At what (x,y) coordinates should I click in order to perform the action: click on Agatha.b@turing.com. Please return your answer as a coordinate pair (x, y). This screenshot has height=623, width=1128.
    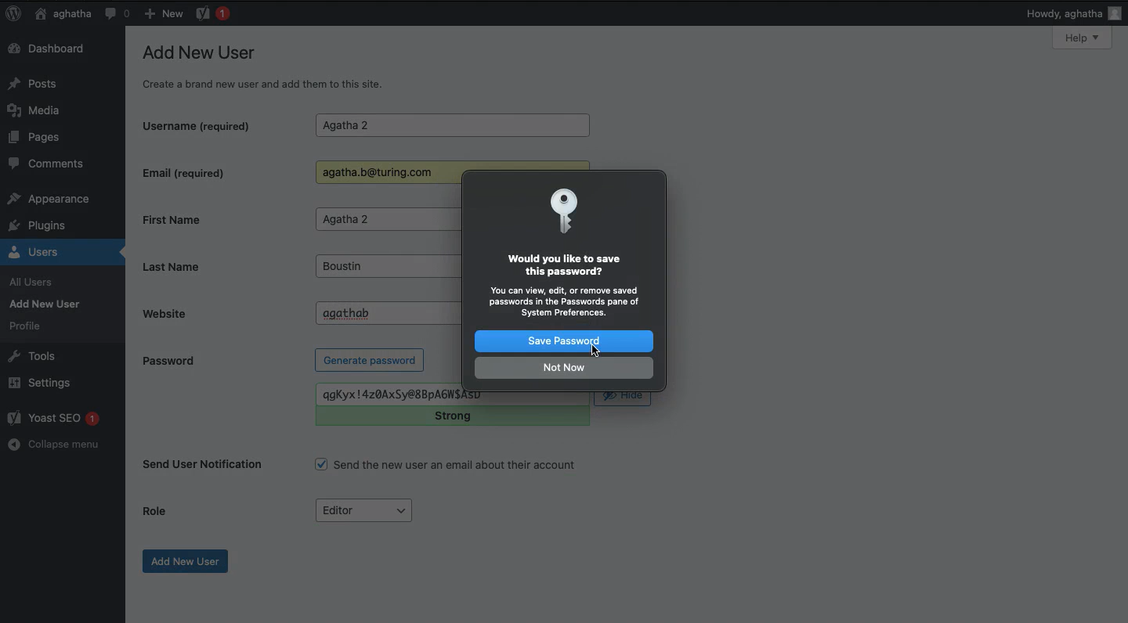
    Looking at the image, I should click on (381, 173).